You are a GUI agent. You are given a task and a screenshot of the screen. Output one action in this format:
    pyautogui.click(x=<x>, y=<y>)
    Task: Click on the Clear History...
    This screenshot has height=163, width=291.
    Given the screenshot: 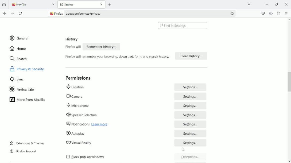 What is the action you would take?
    pyautogui.click(x=191, y=56)
    